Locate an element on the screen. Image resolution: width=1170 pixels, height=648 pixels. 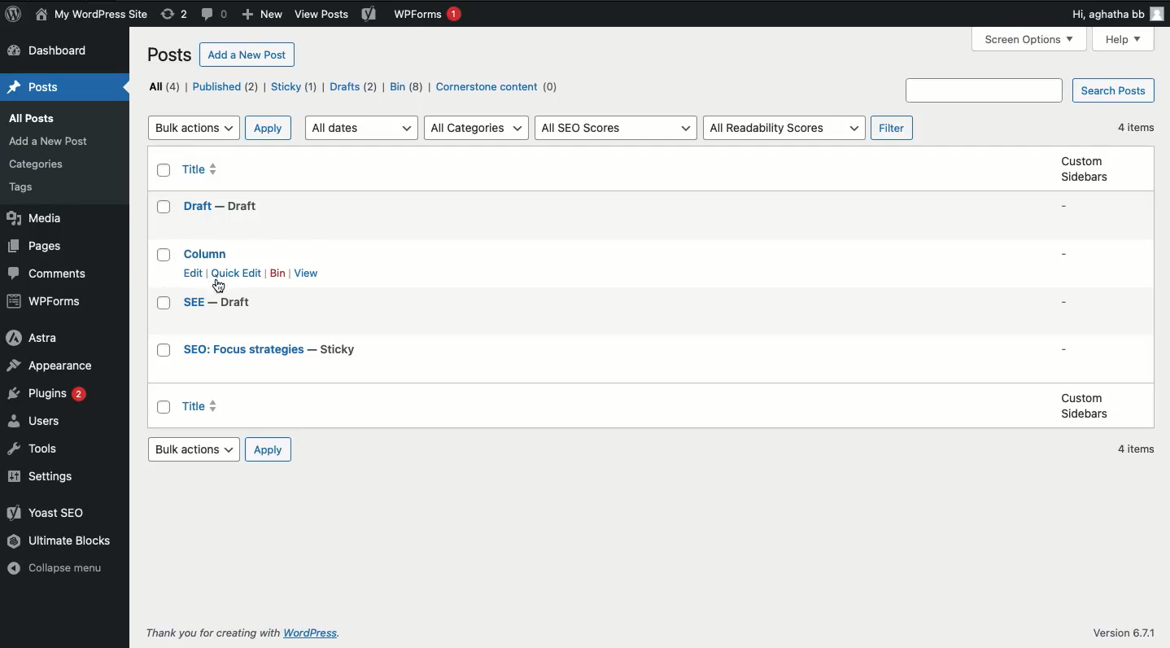
Comments is located at coordinates (216, 15).